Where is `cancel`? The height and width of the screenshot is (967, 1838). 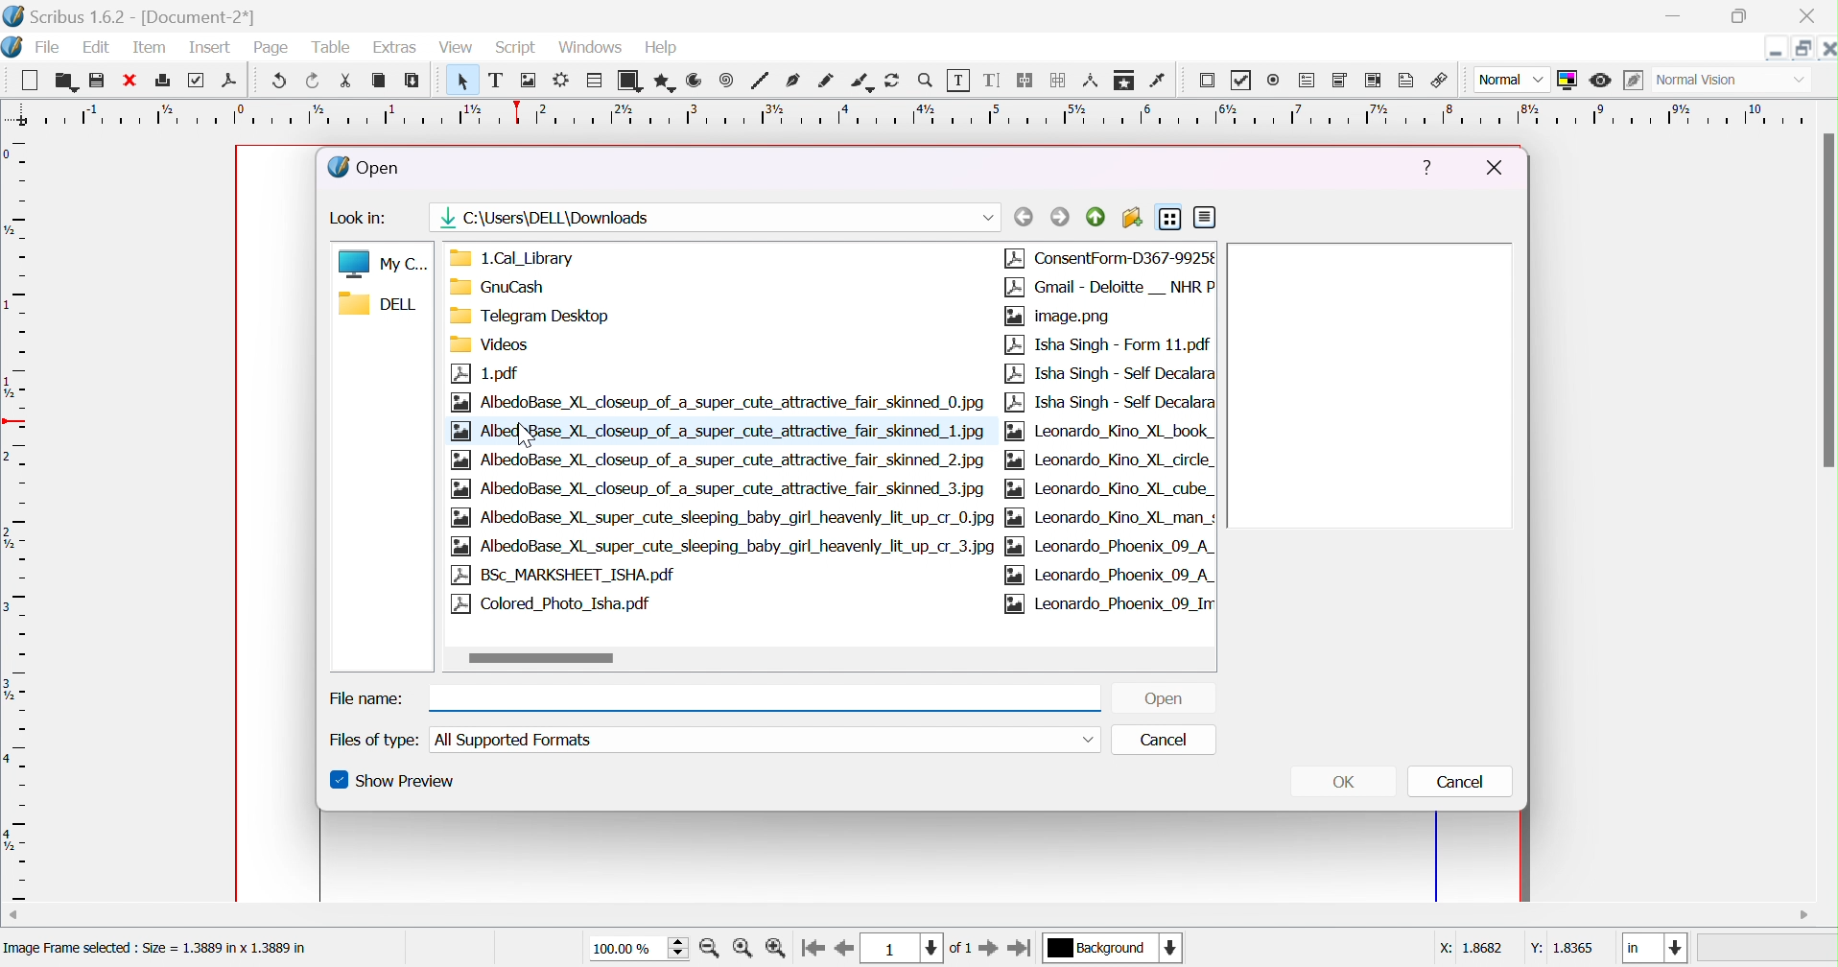
cancel is located at coordinates (1459, 781).